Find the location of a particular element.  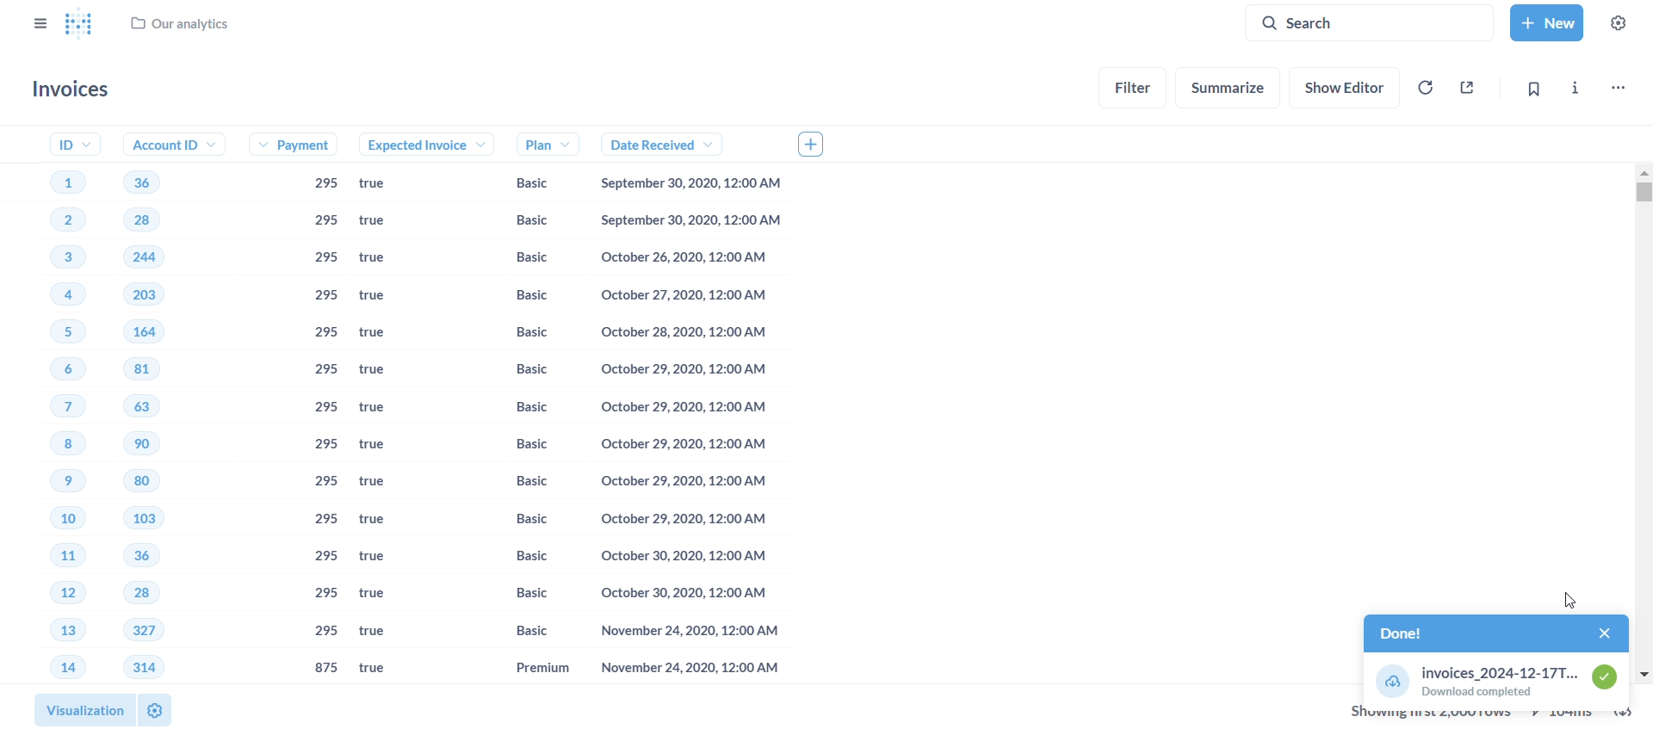

true is located at coordinates (386, 559).